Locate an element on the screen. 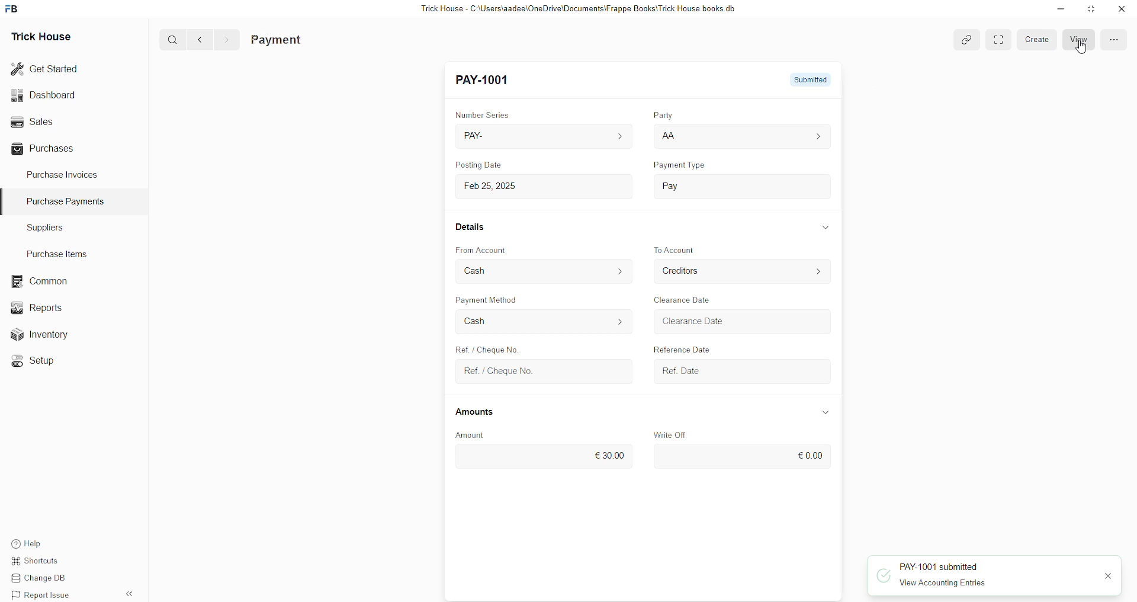  Purchase Items is located at coordinates (60, 252).